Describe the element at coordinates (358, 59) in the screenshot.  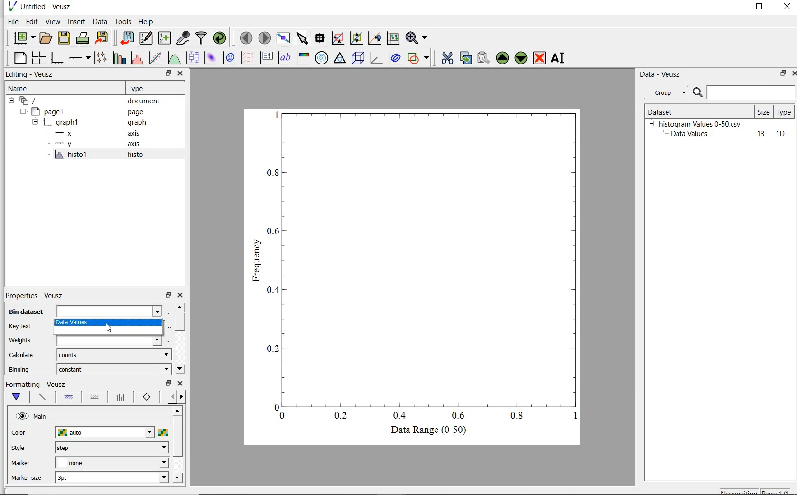
I see `3d scene` at that location.